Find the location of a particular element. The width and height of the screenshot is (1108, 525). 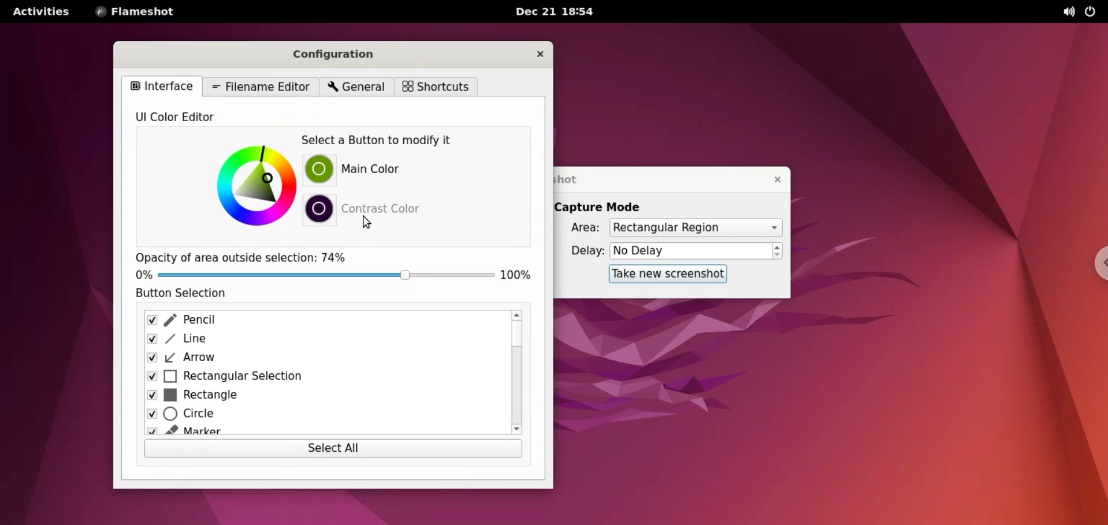

arrow checkbox is located at coordinates (318, 359).